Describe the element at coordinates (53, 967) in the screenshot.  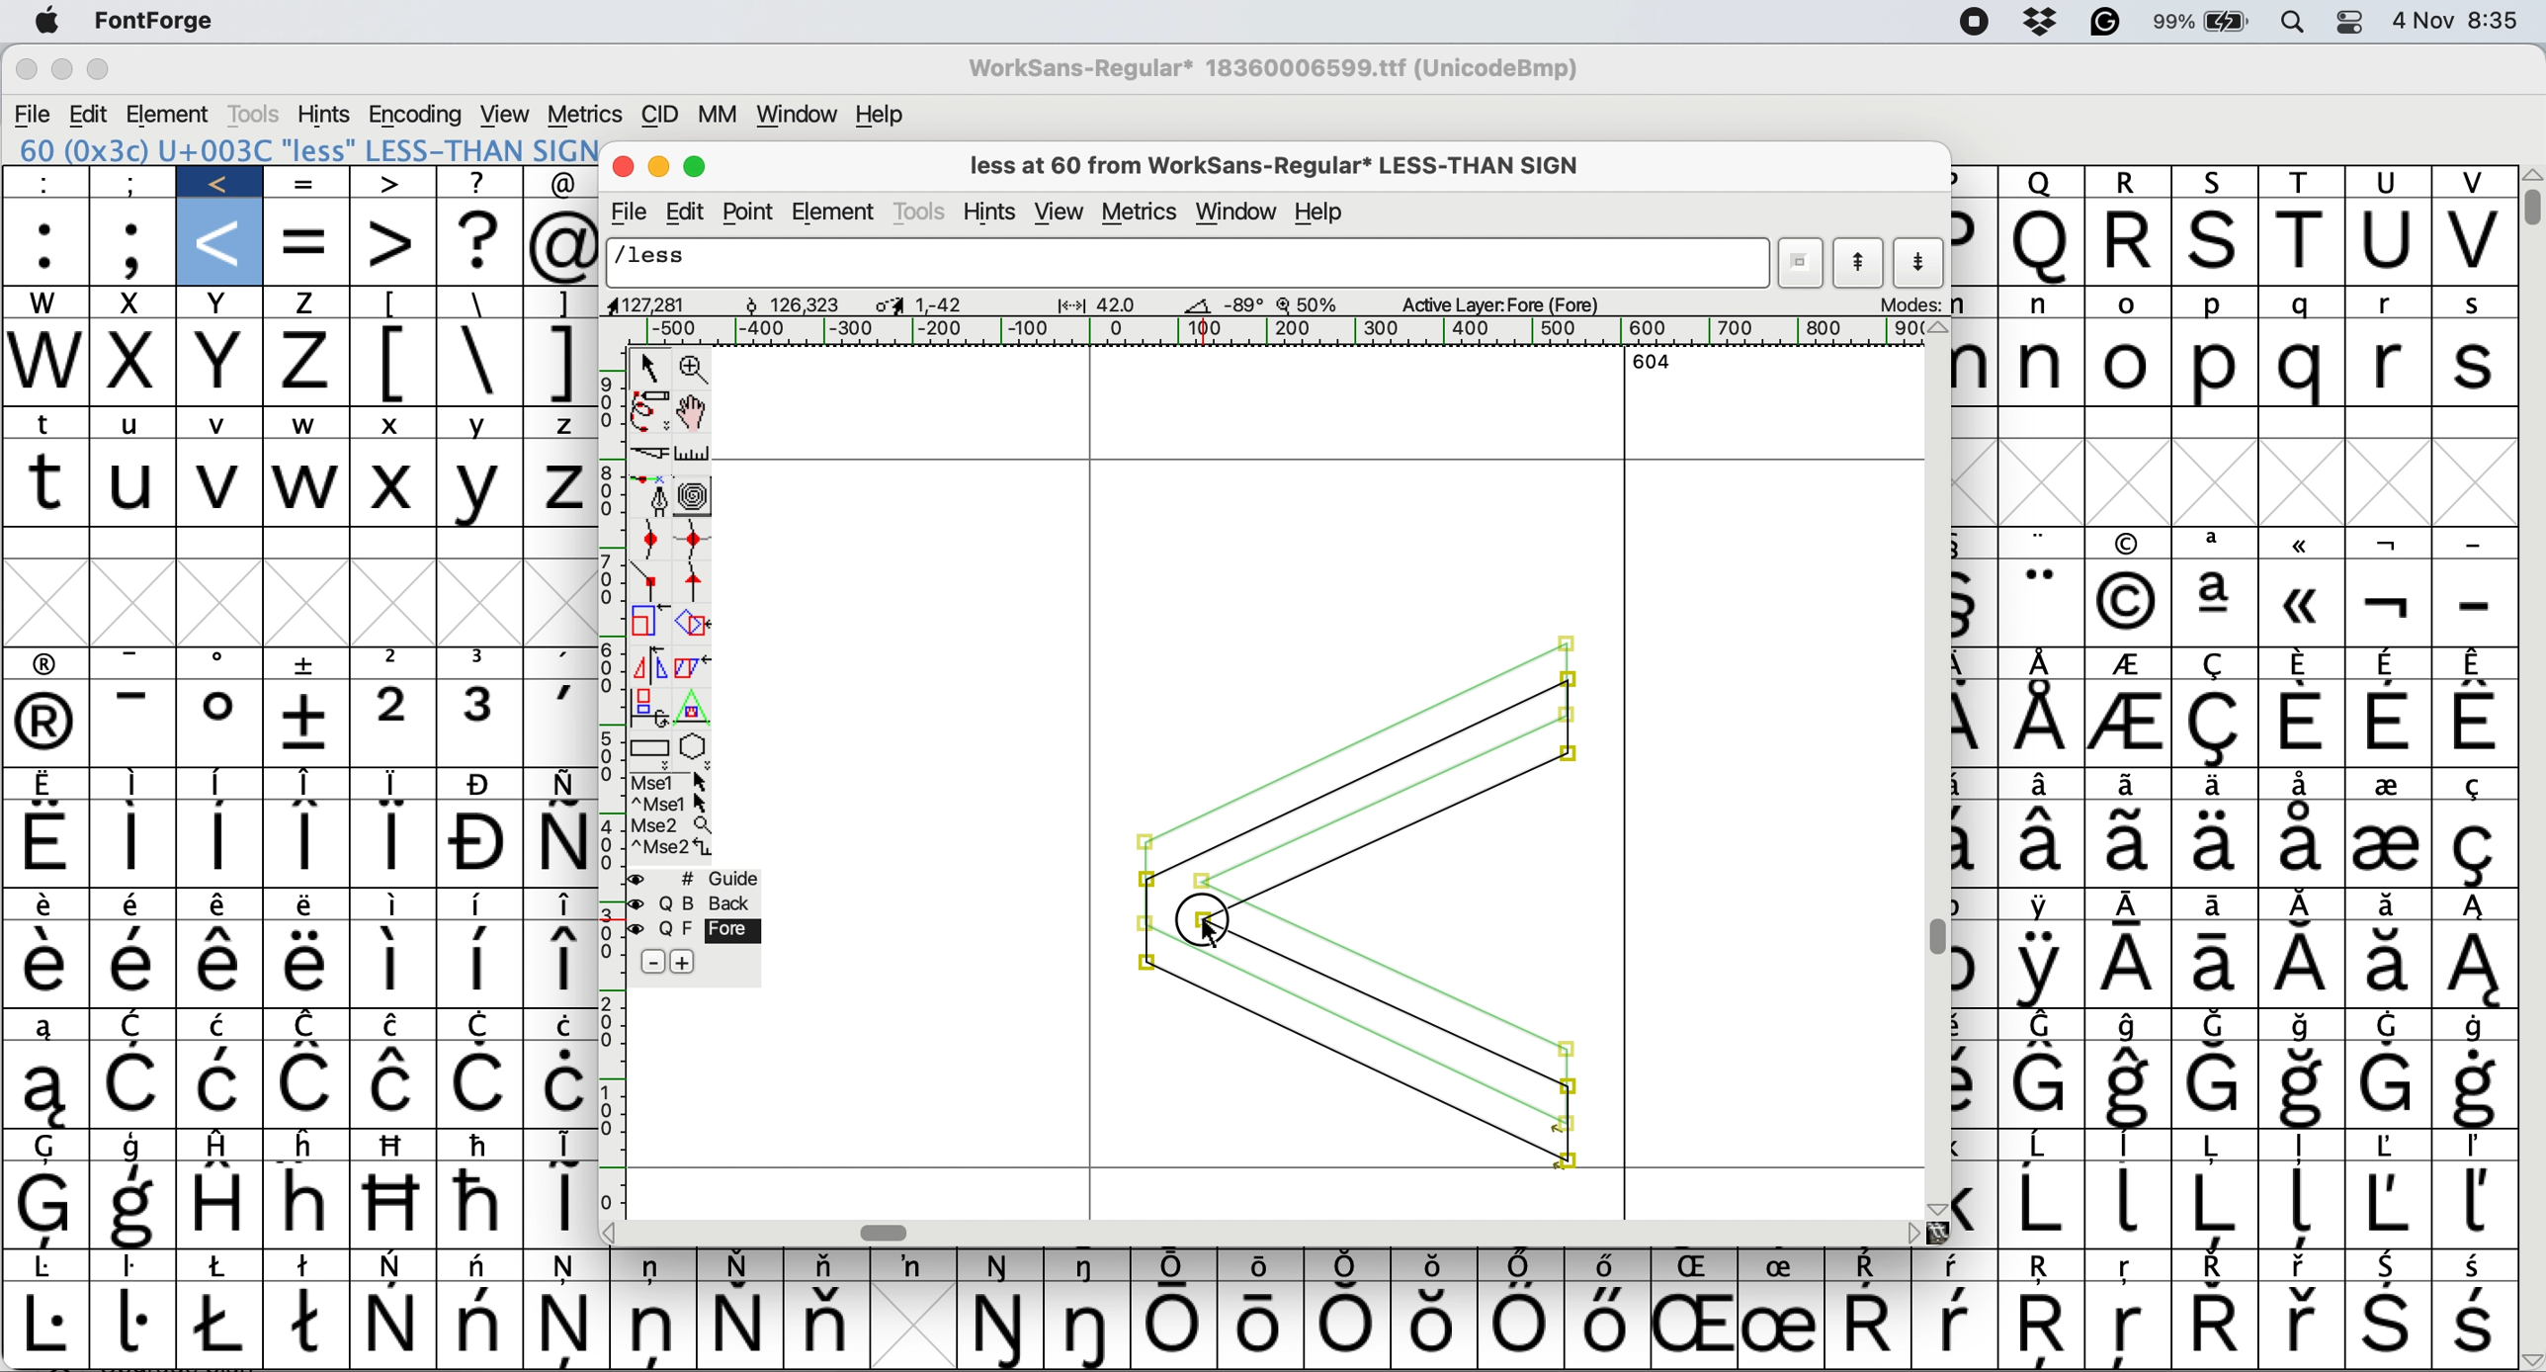
I see `Symbol` at that location.